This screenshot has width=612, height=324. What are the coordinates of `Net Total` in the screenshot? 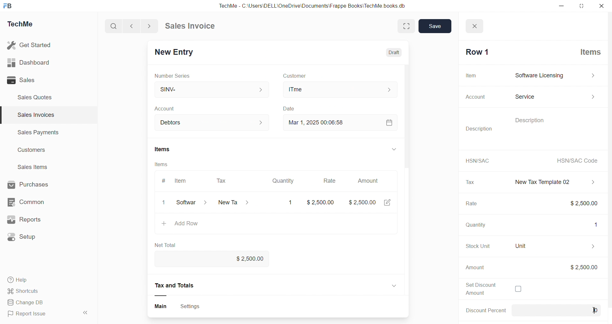 It's located at (167, 245).